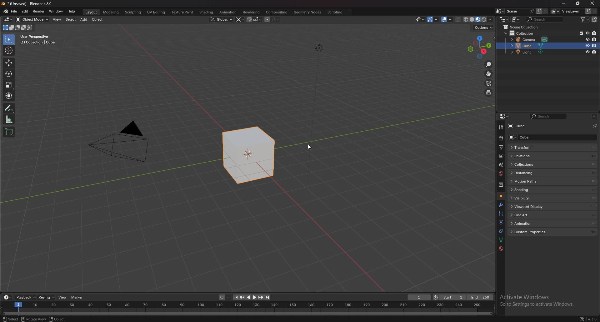 This screenshot has height=322, width=600. What do you see at coordinates (578, 3) in the screenshot?
I see `resize` at bounding box center [578, 3].